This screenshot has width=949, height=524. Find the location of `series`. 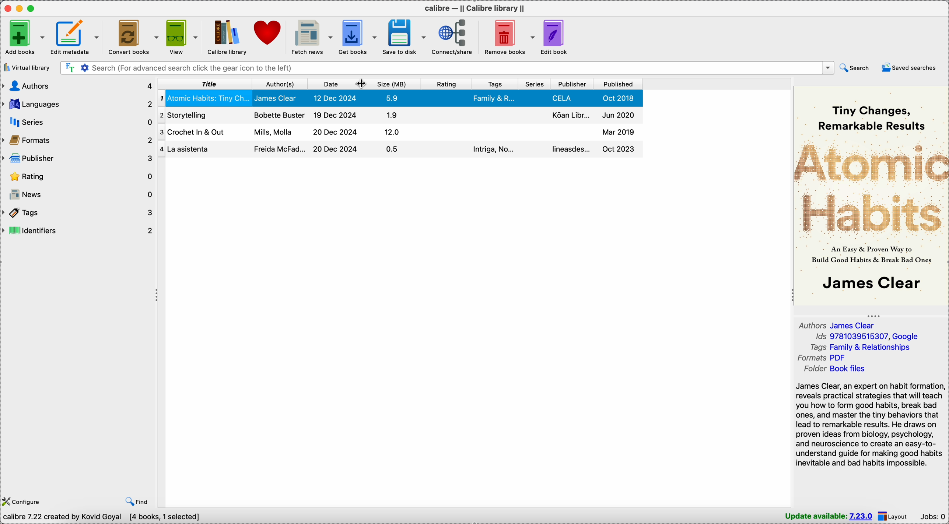

series is located at coordinates (78, 123).